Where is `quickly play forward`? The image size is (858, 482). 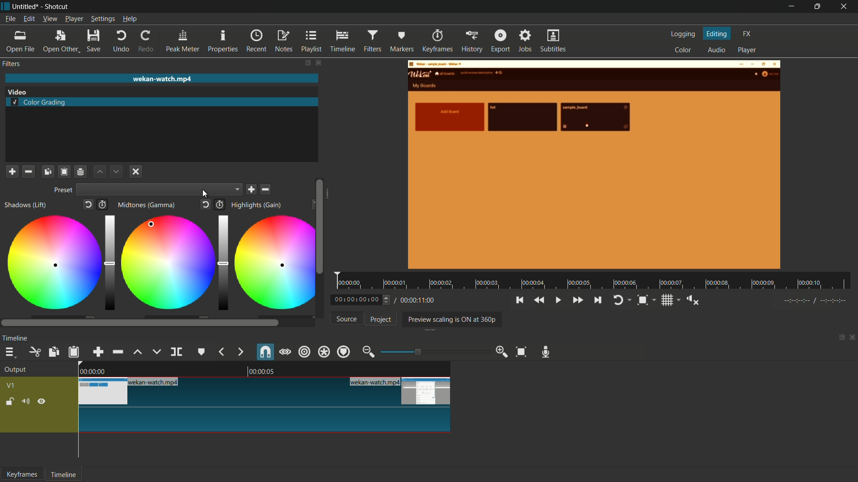 quickly play forward is located at coordinates (577, 300).